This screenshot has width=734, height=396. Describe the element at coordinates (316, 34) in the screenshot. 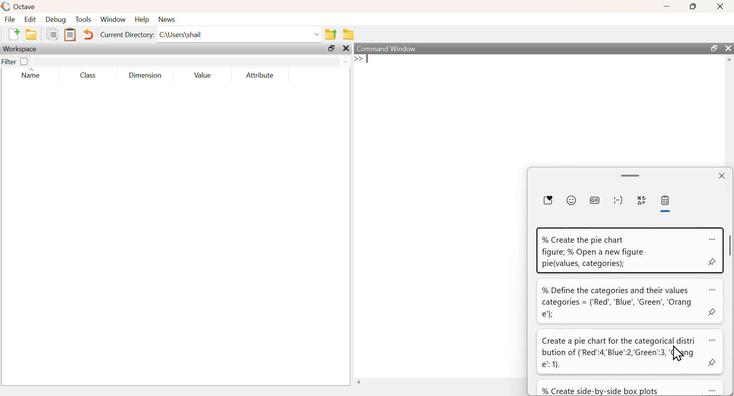

I see `dropdown` at that location.